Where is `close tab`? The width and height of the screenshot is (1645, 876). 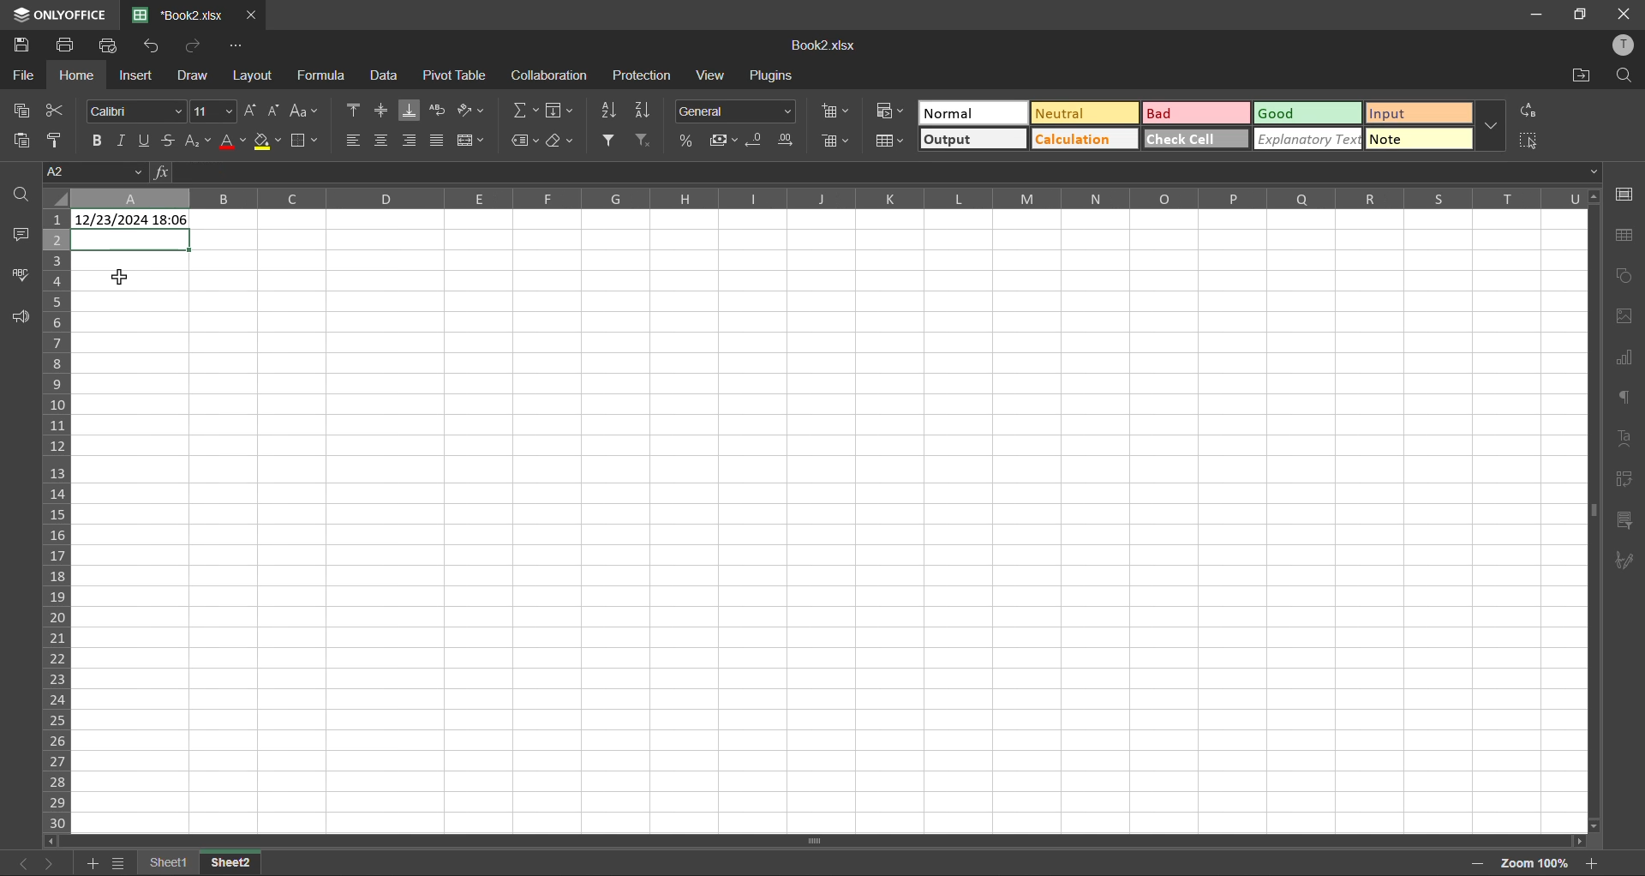
close tab is located at coordinates (249, 17).